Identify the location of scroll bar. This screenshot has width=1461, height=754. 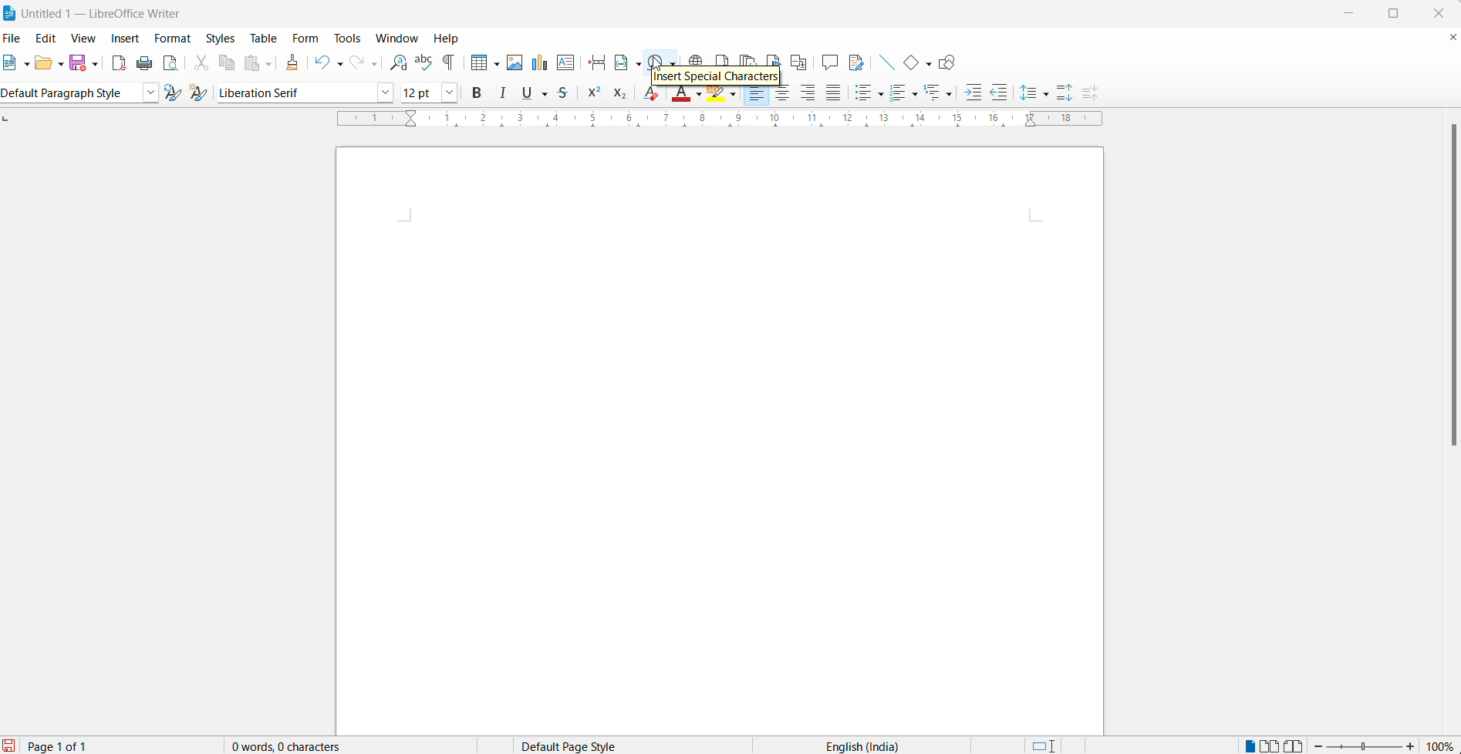
(1451, 291).